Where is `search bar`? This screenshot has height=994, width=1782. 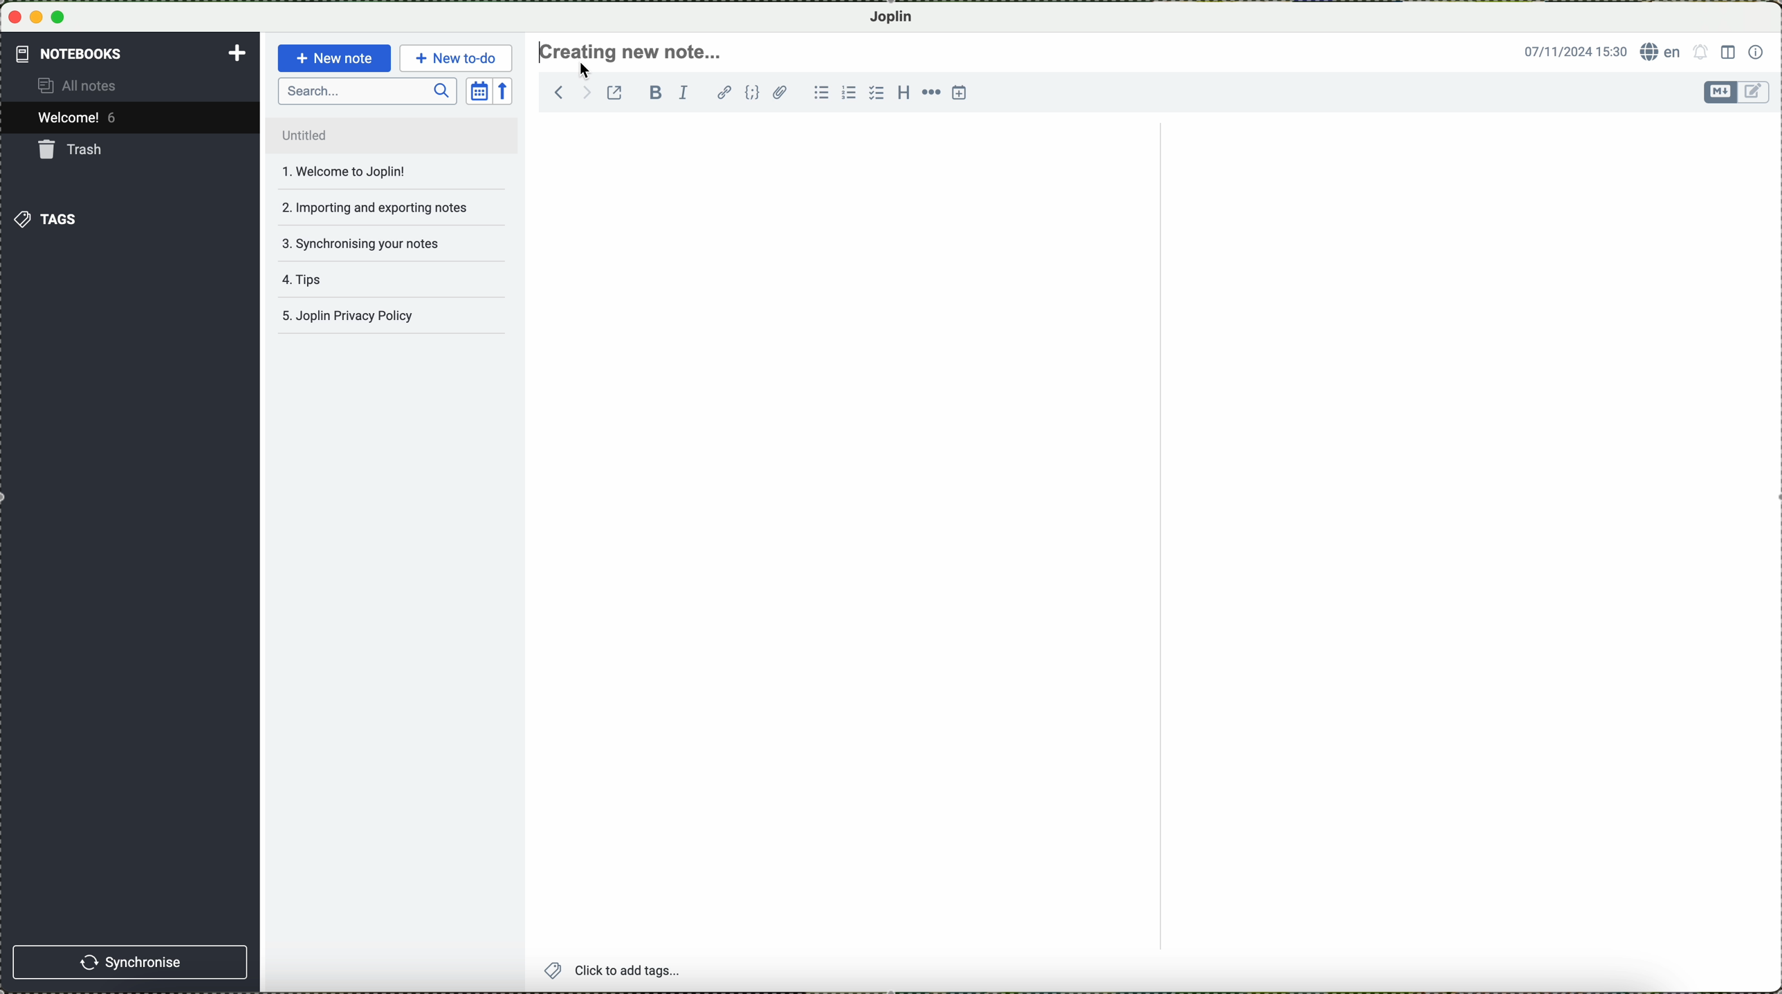 search bar is located at coordinates (367, 92).